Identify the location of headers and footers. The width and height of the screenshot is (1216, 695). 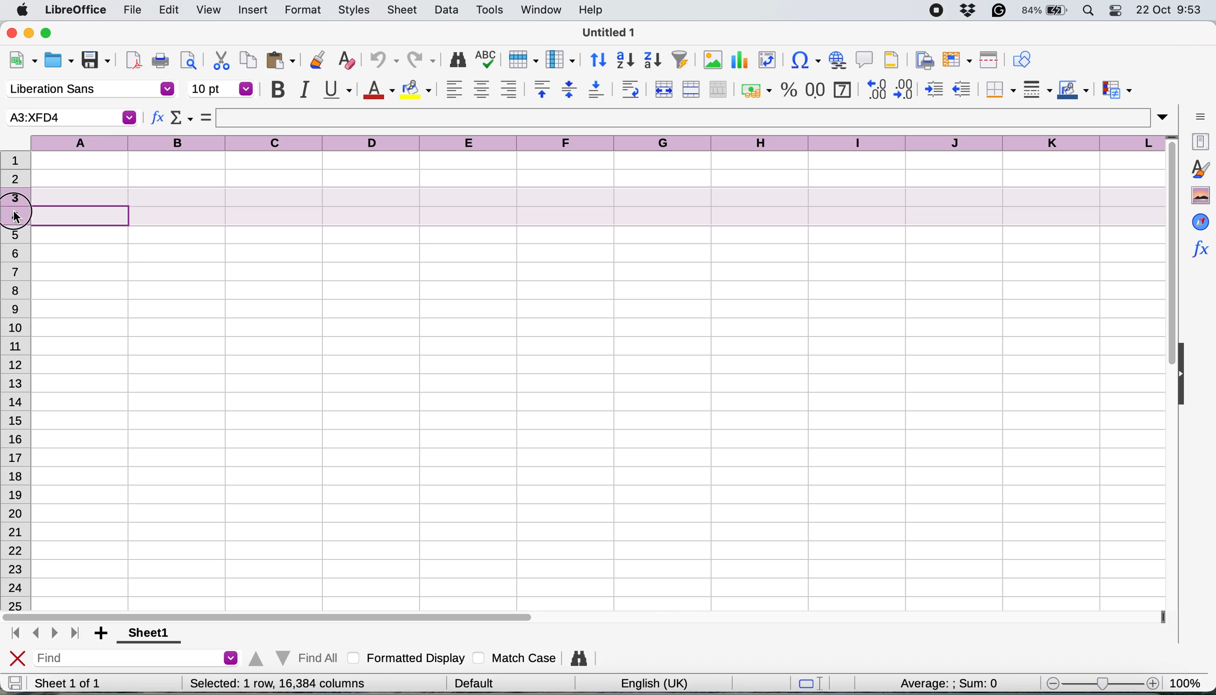
(892, 60).